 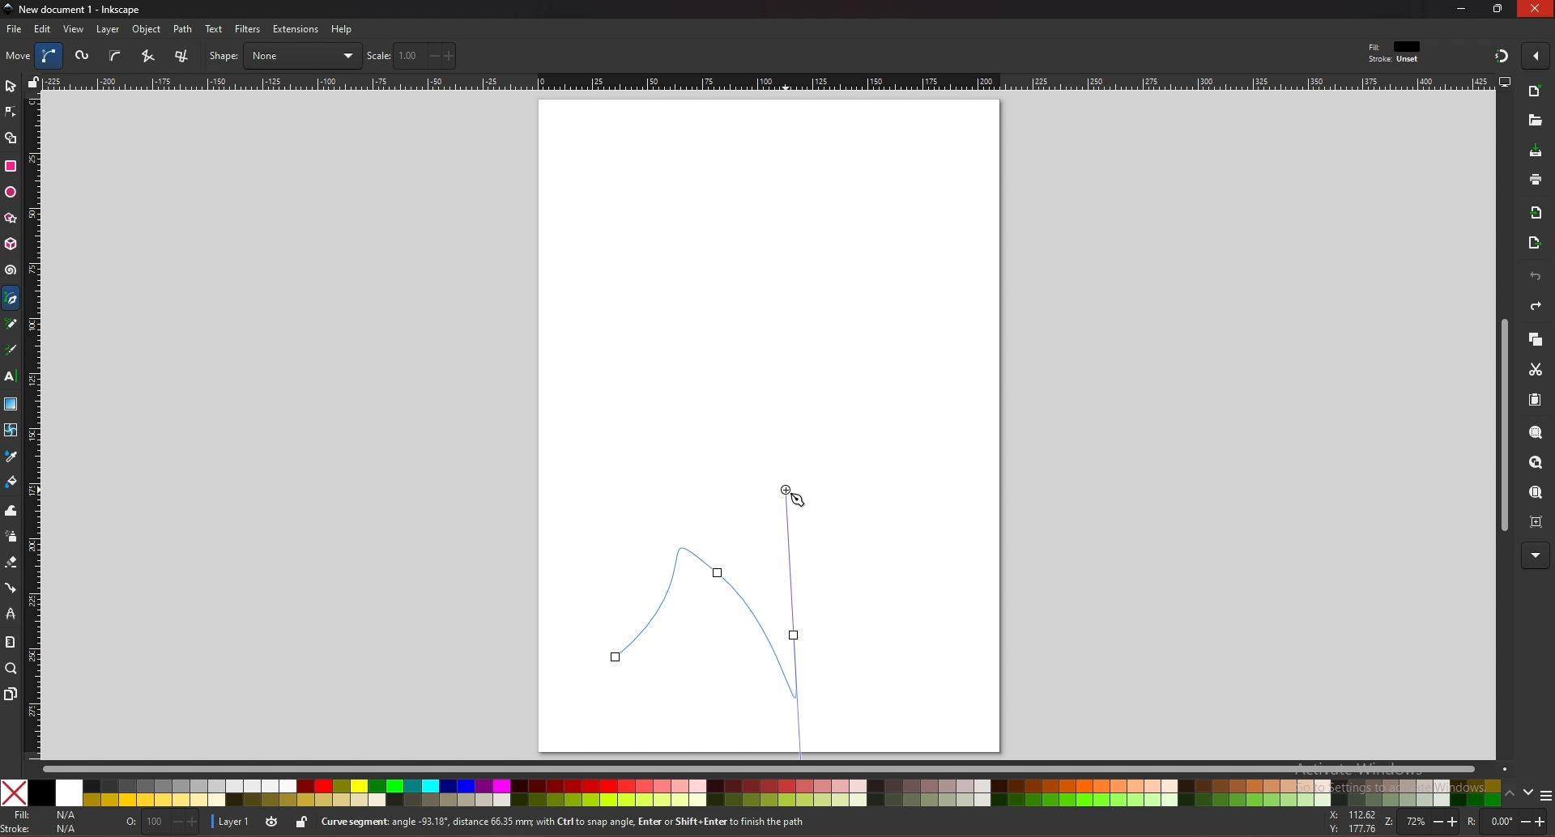 I want to click on print, so click(x=1536, y=179).